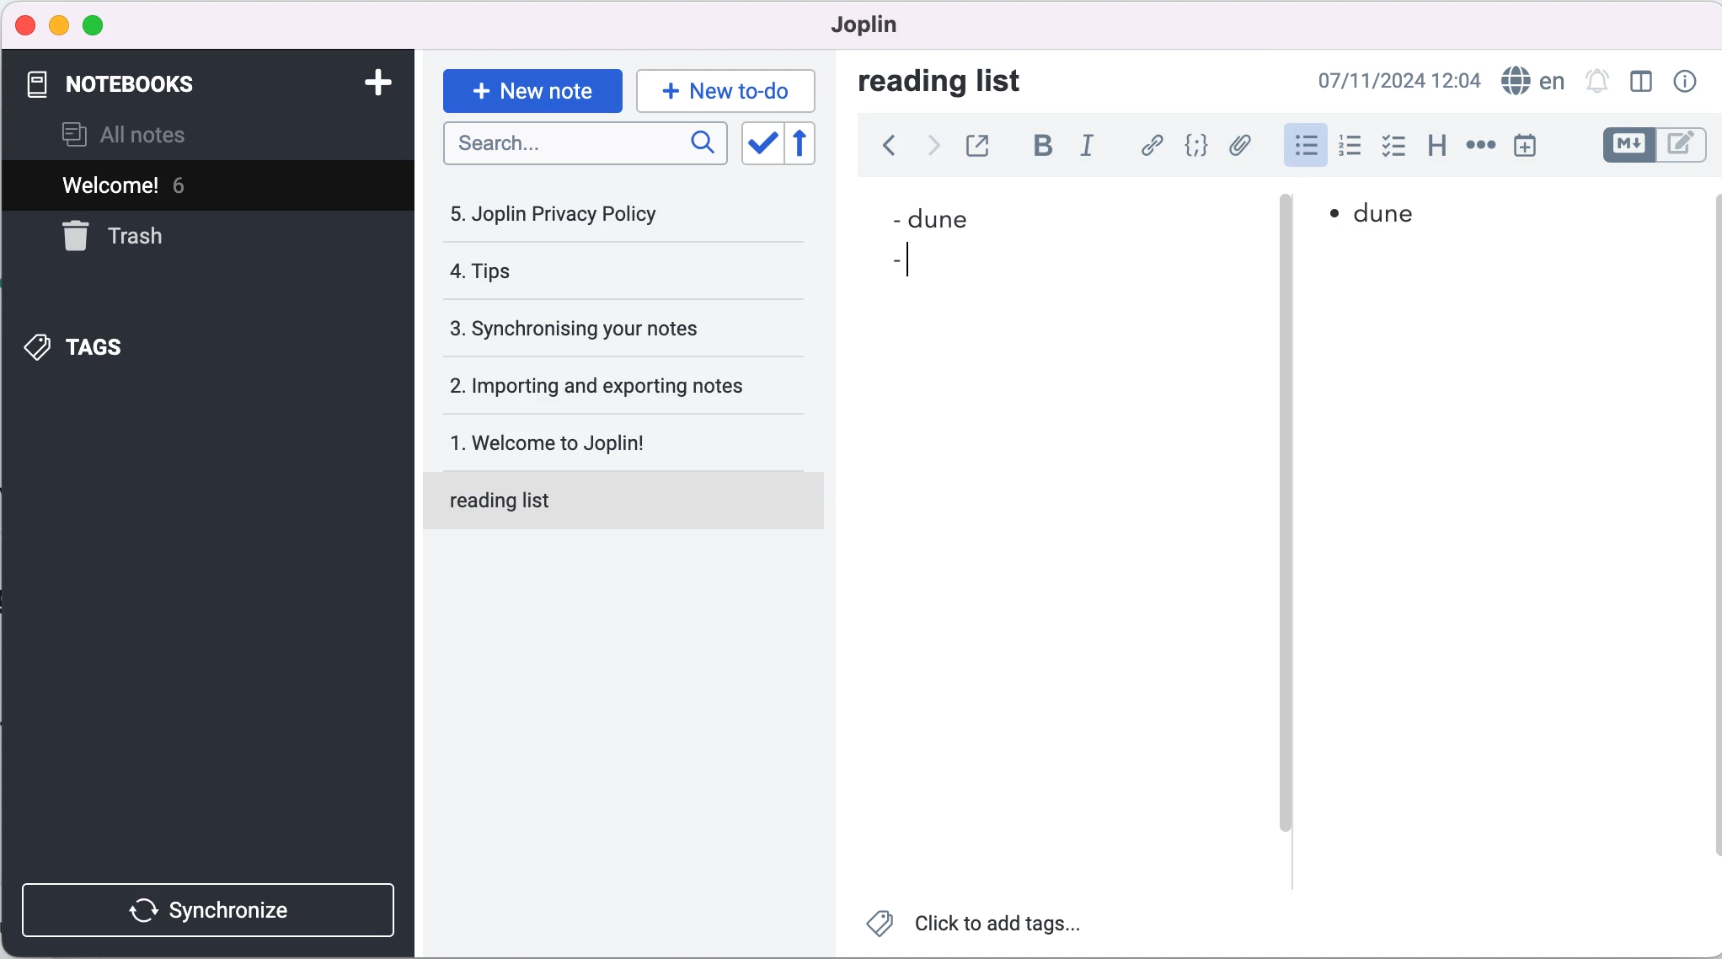 The image size is (1722, 959). What do you see at coordinates (382, 83) in the screenshot?
I see `add notebook` at bounding box center [382, 83].